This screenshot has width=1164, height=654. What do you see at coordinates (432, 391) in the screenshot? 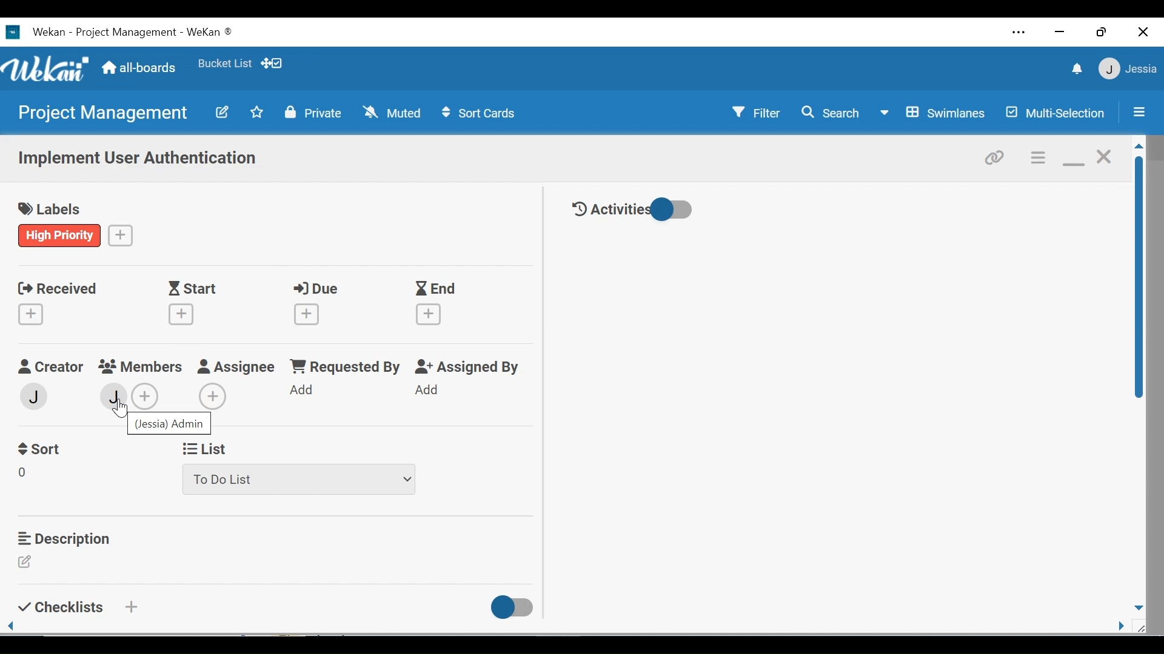
I see `add` at bounding box center [432, 391].